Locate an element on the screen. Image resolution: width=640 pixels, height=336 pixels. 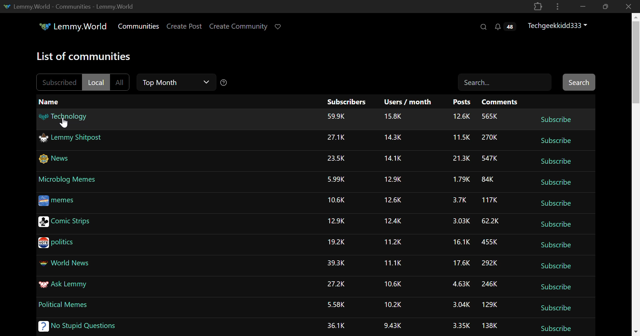
Political Memes is located at coordinates (63, 305).